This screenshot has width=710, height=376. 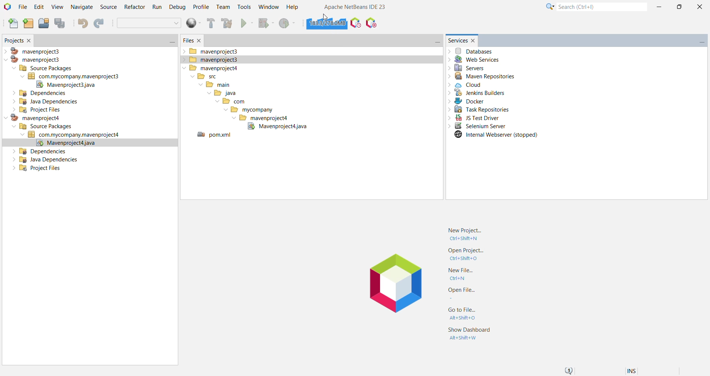 I want to click on Refactor, so click(x=133, y=7).